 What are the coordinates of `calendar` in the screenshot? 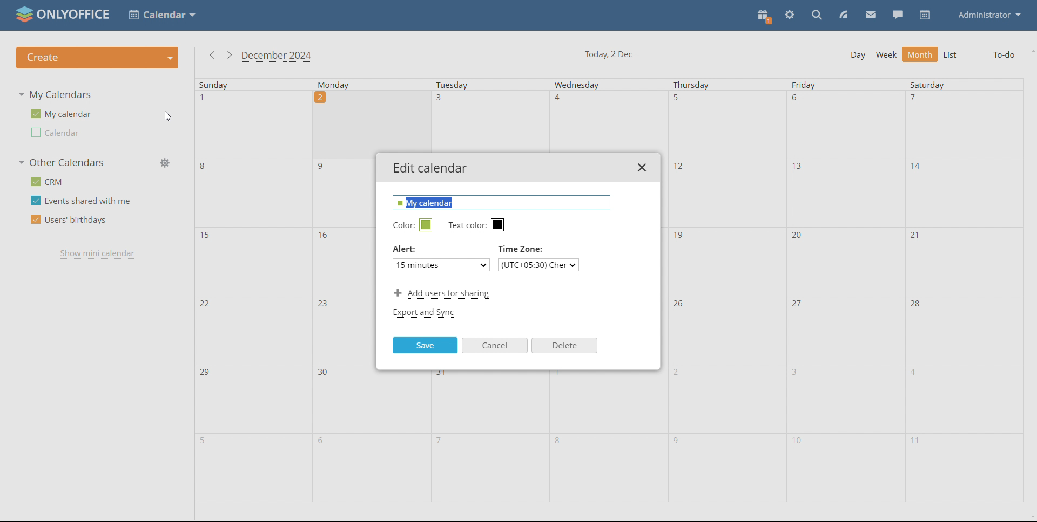 It's located at (925, 15).